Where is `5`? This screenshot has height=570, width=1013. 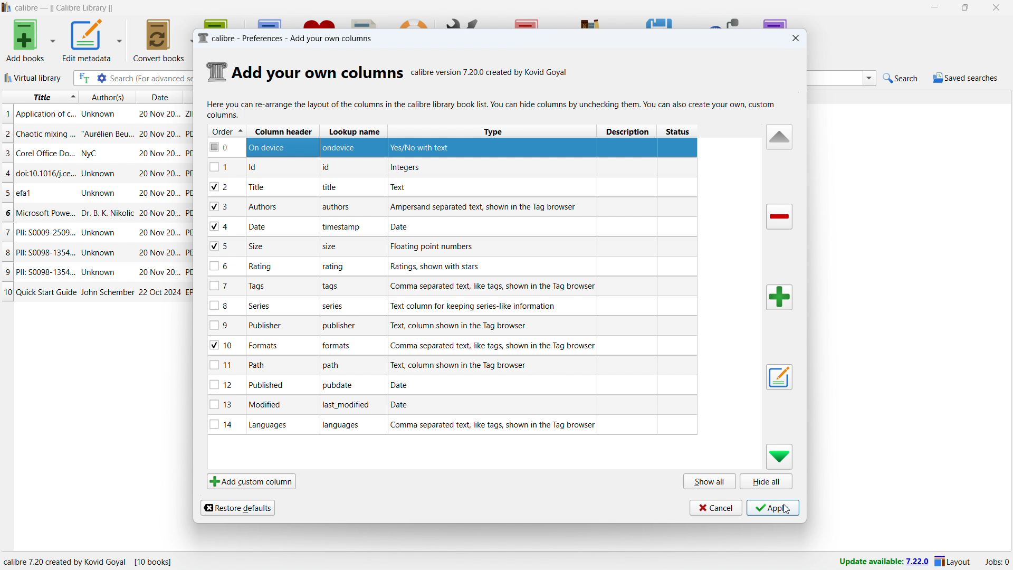 5 is located at coordinates (224, 246).